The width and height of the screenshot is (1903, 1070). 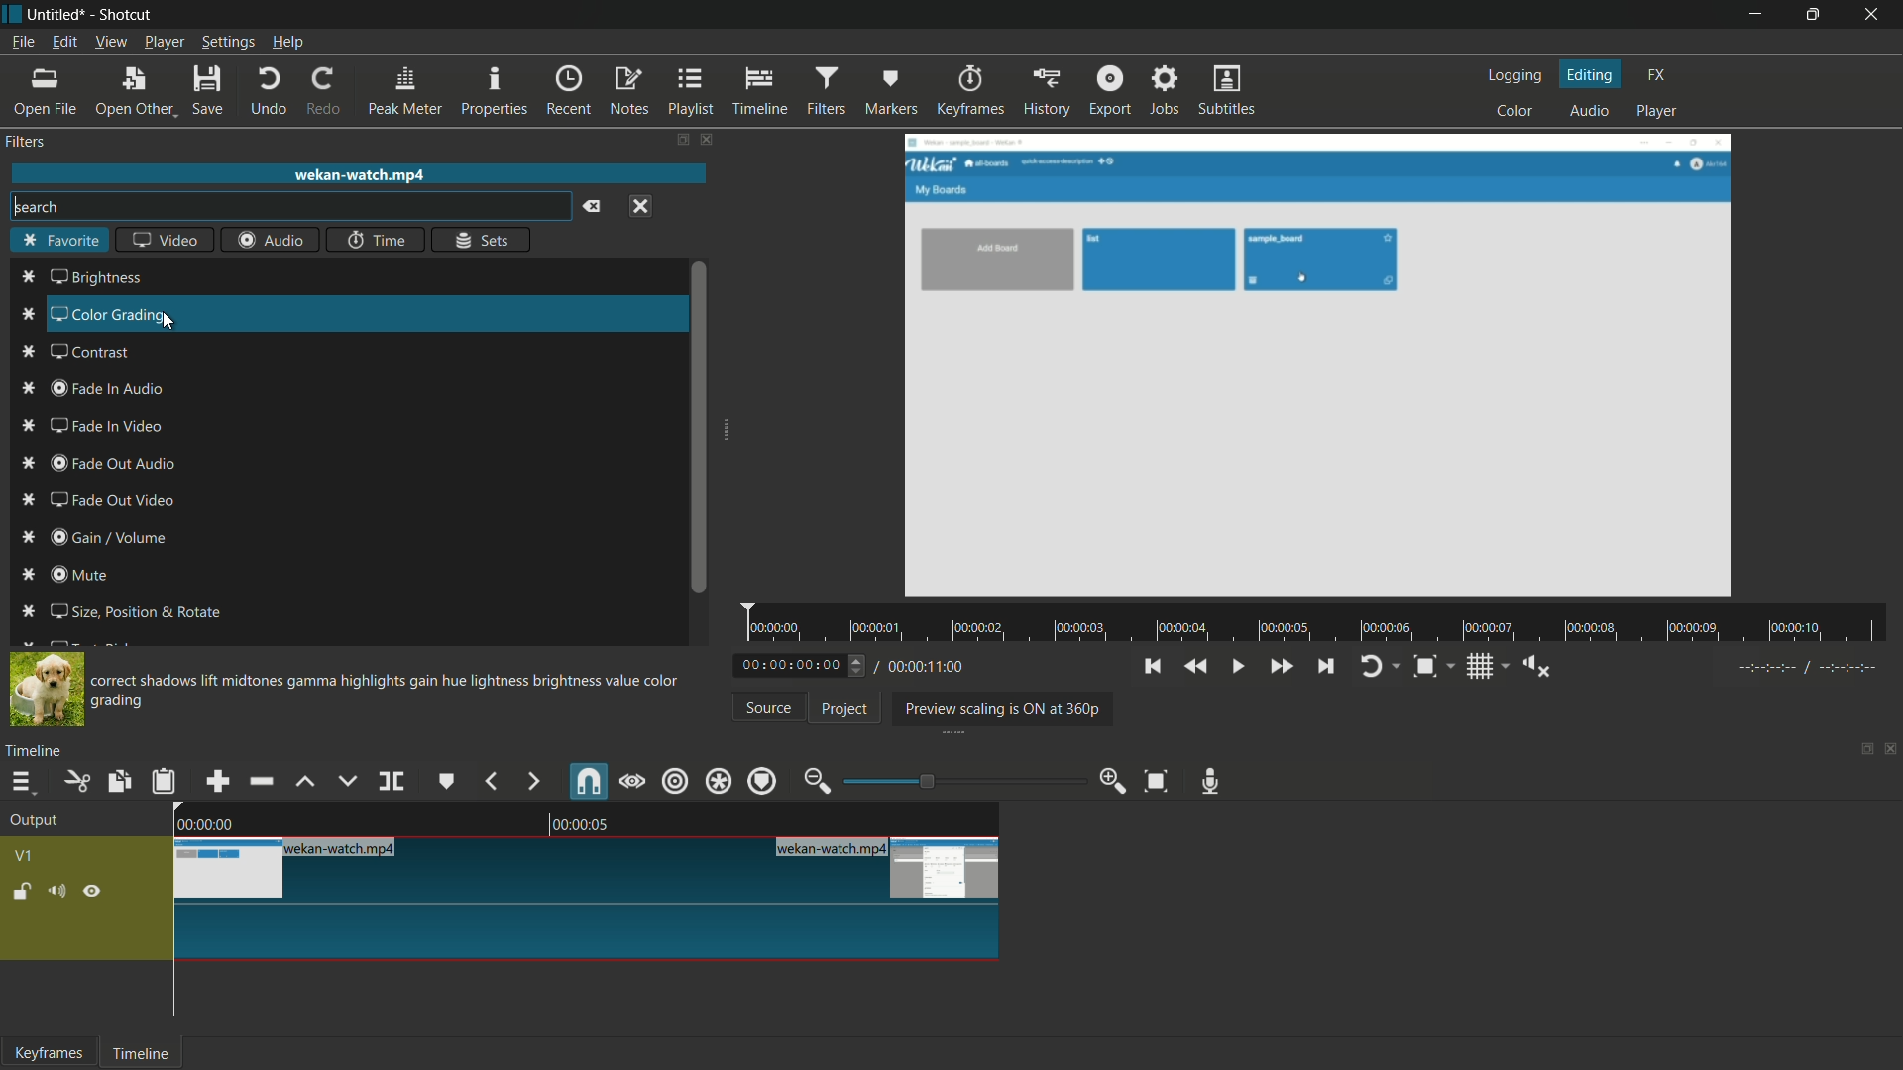 I want to click on gain/volume, so click(x=97, y=537).